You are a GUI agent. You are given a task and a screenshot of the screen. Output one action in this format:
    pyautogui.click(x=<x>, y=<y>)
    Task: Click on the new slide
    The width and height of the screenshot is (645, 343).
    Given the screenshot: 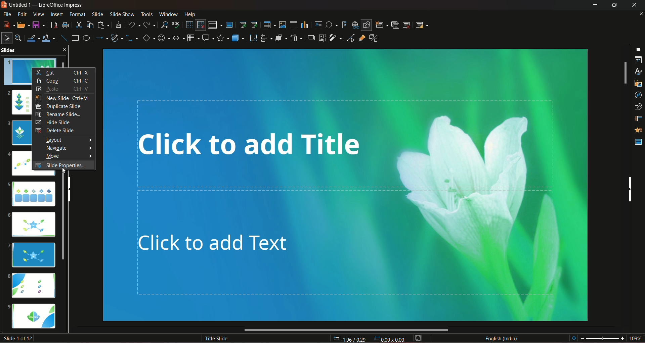 What is the action you would take?
    pyautogui.click(x=52, y=98)
    